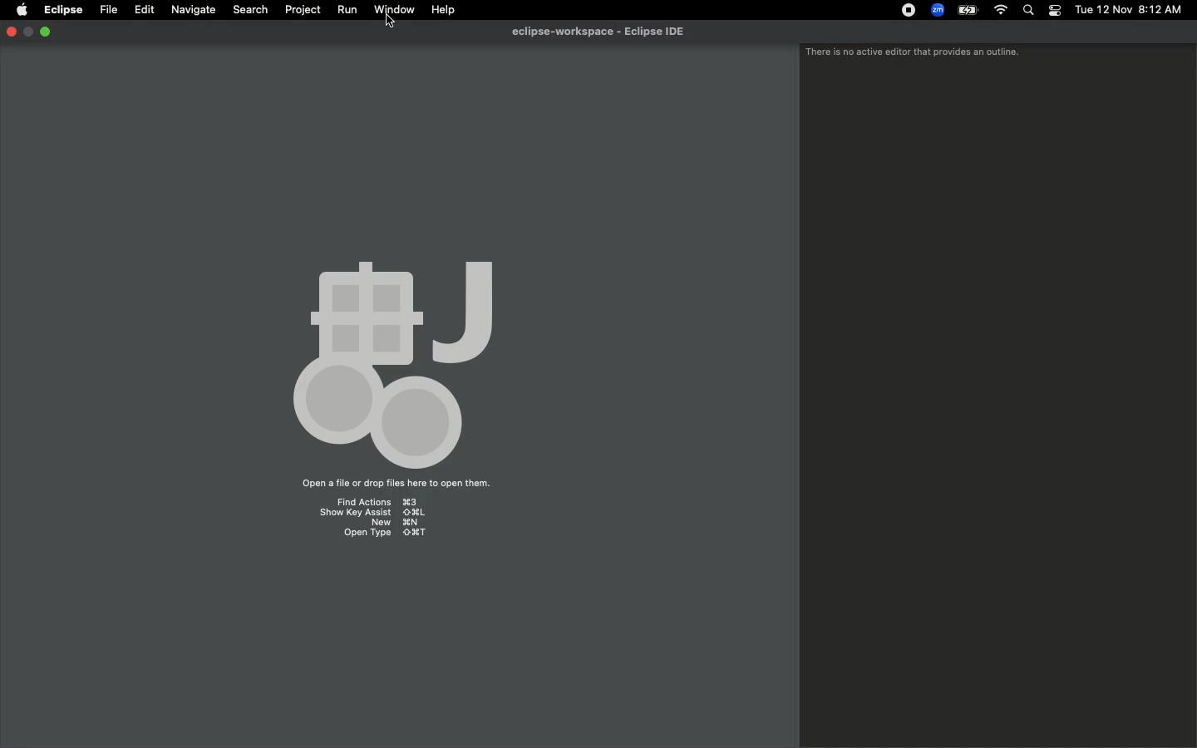  I want to click on Eclipse IDE workspace, so click(604, 32).